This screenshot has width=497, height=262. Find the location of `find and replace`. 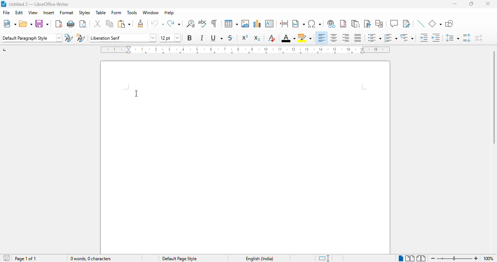

find and replace is located at coordinates (191, 23).